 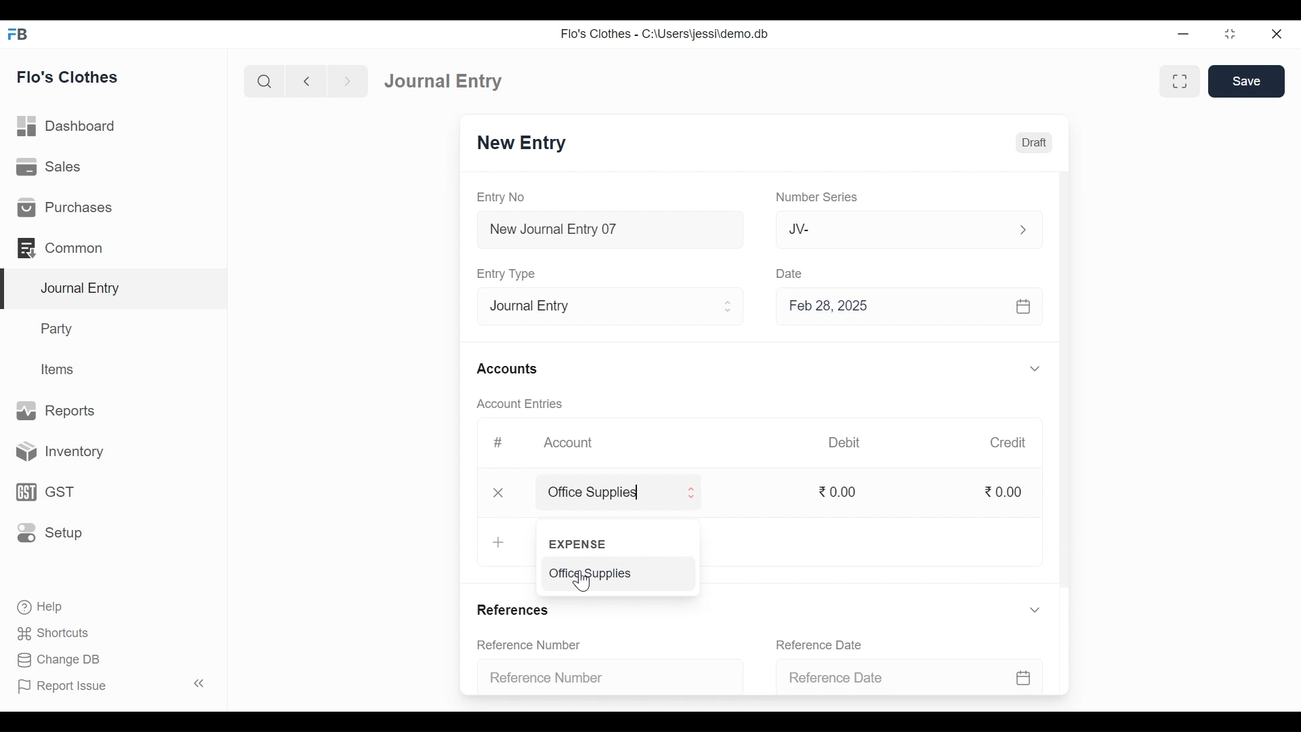 What do you see at coordinates (903, 308) in the screenshot?
I see `Feb 28, 2025` at bounding box center [903, 308].